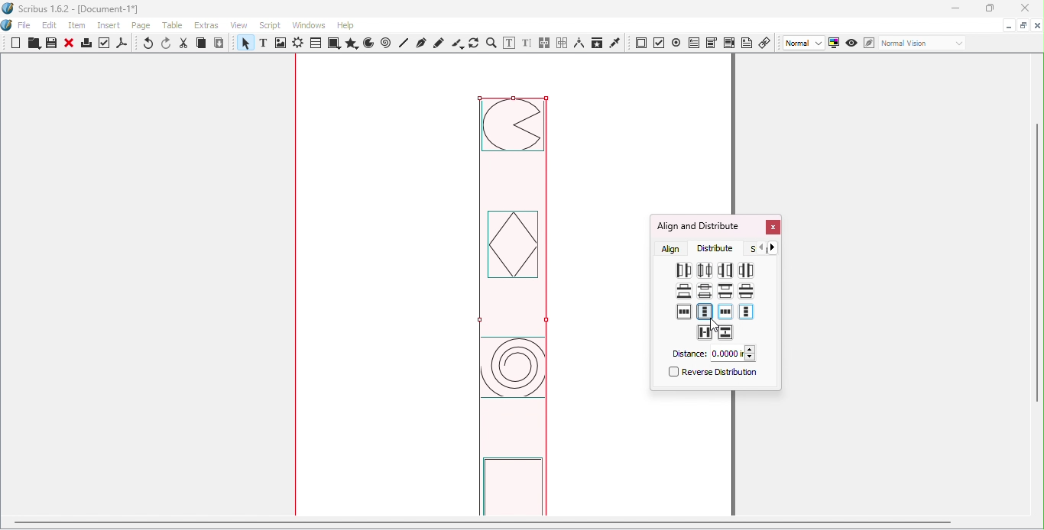  I want to click on Make horizontal gaps between and sides of page equal, so click(685, 312).